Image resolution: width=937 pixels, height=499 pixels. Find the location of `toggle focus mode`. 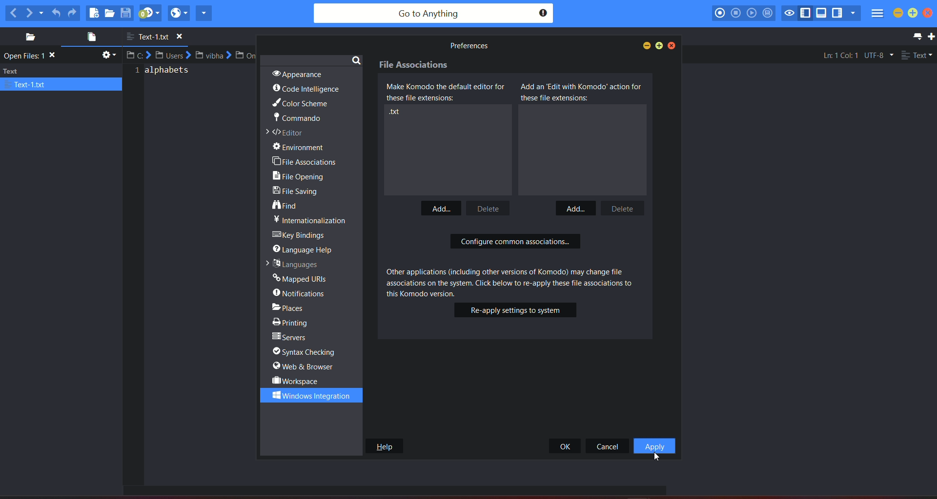

toggle focus mode is located at coordinates (790, 12).